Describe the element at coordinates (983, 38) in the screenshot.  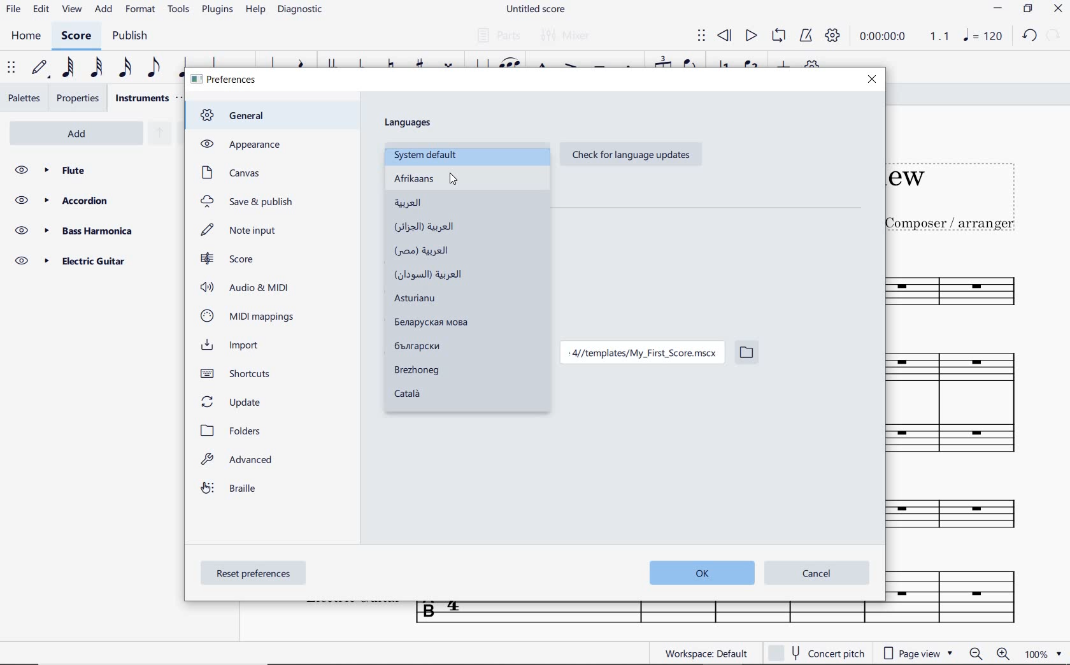
I see `NOTE` at that location.